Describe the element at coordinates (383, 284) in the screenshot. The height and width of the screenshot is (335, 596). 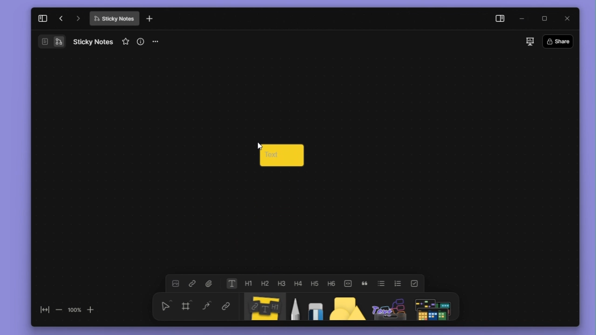
I see `bullet list` at that location.